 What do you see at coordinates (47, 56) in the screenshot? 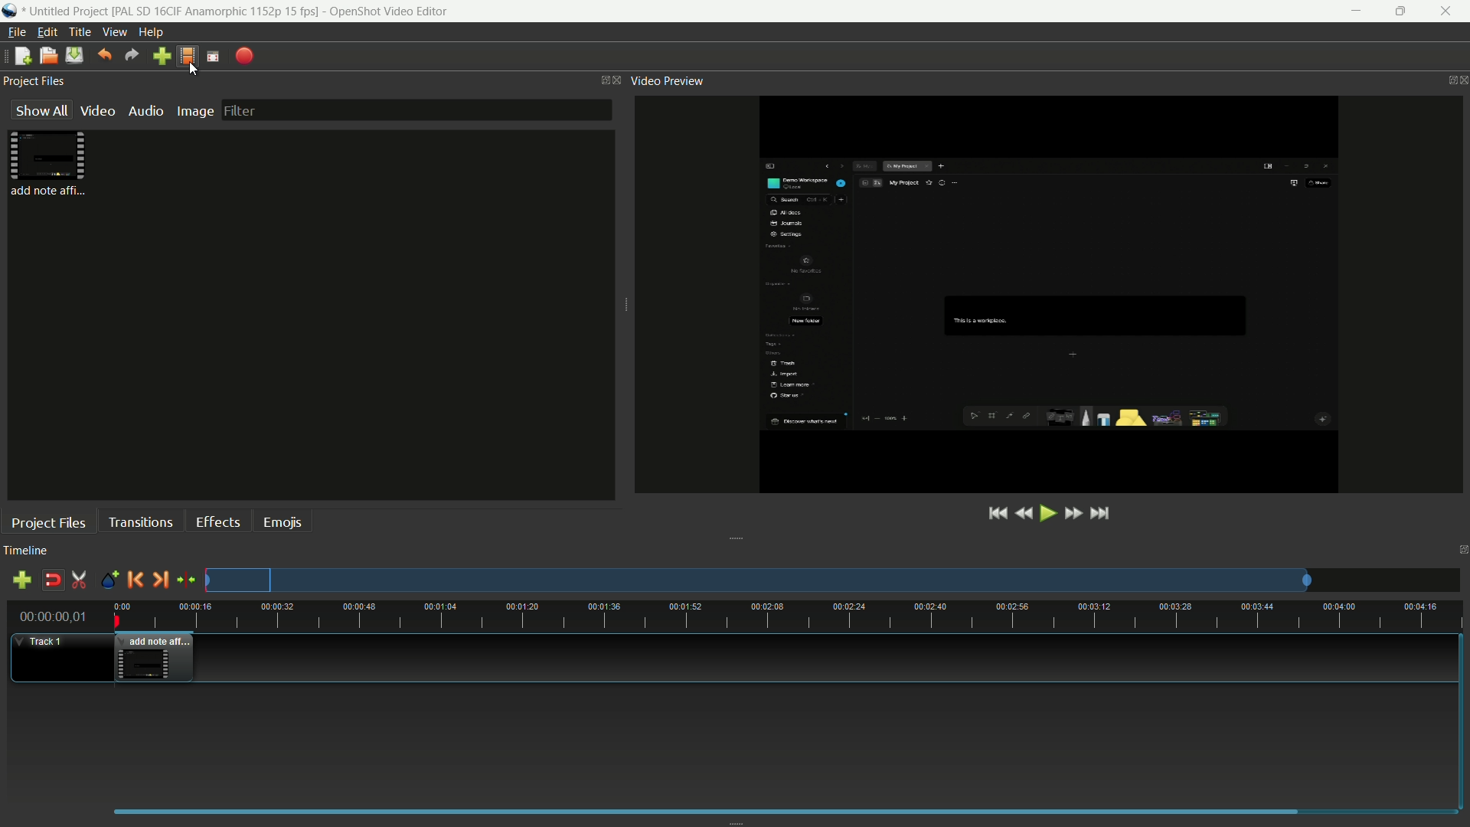
I see `open file` at bounding box center [47, 56].